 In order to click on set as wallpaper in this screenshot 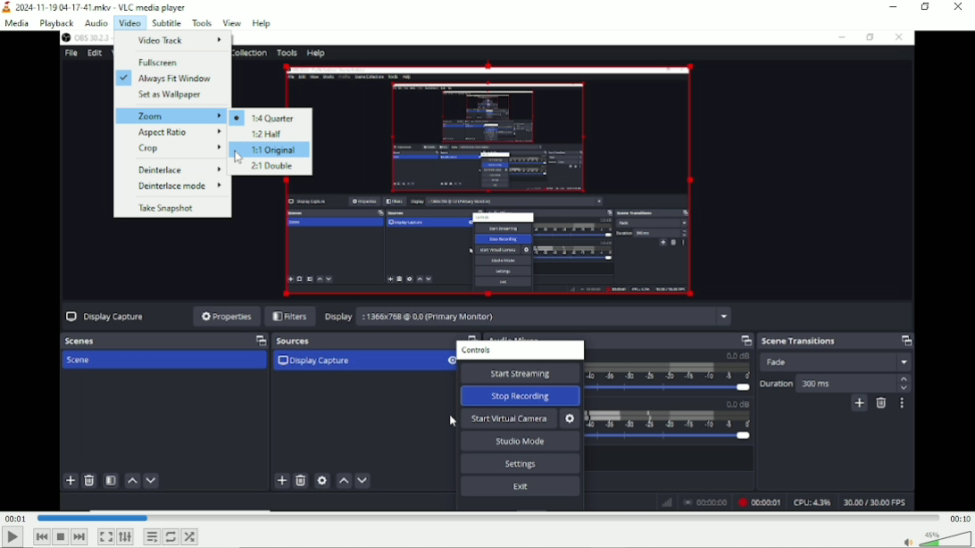, I will do `click(171, 95)`.